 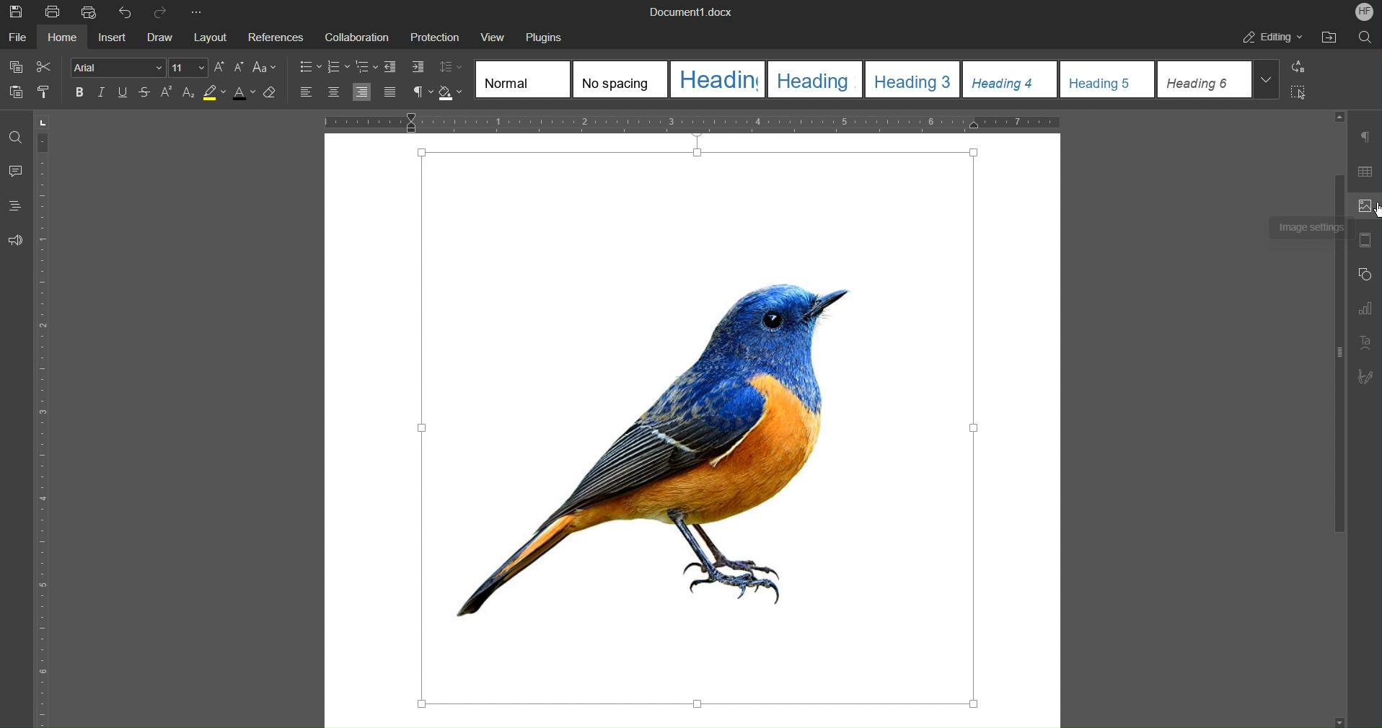 What do you see at coordinates (1220, 79) in the screenshot?
I see `Heading 6` at bounding box center [1220, 79].